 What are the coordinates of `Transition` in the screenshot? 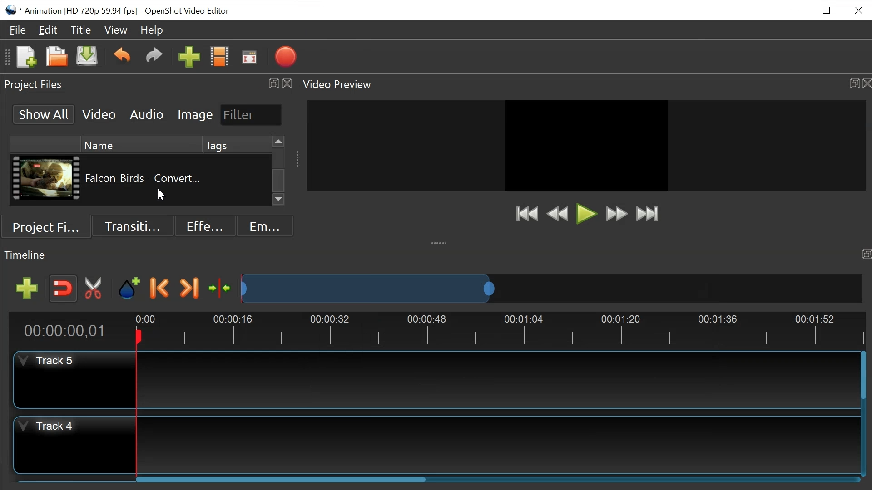 It's located at (133, 226).